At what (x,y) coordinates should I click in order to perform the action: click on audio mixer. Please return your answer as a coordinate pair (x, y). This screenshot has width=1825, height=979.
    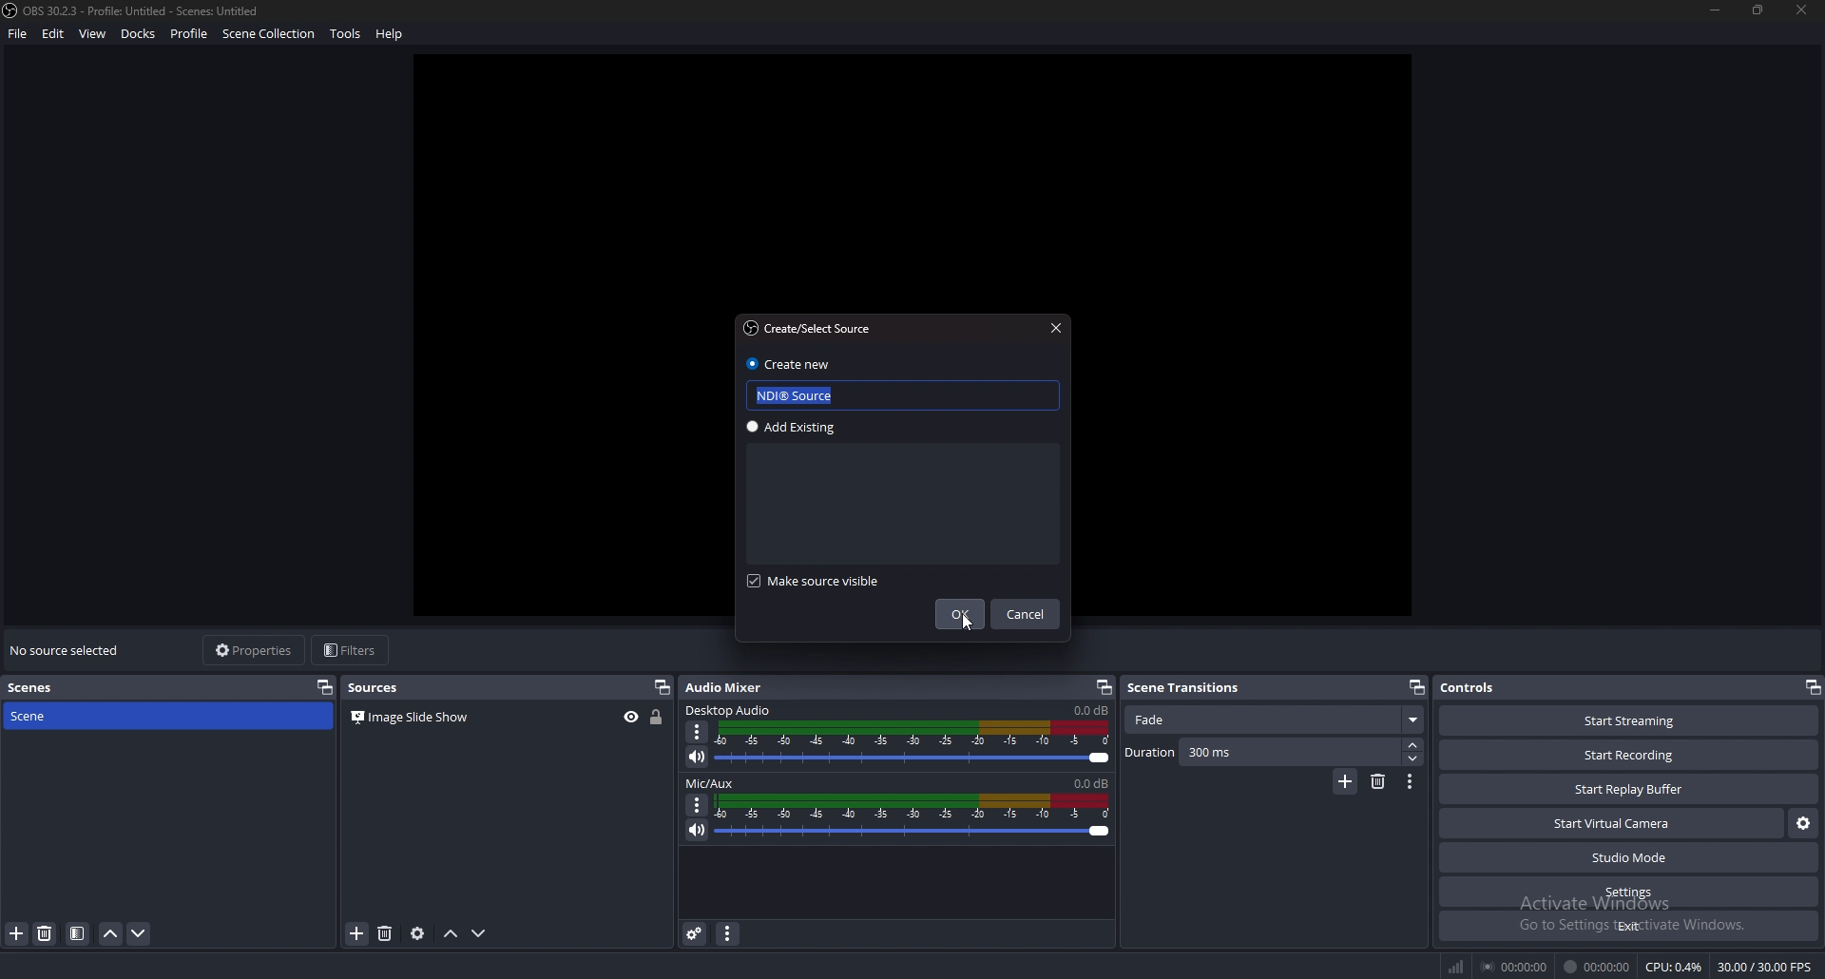
    Looking at the image, I should click on (734, 687).